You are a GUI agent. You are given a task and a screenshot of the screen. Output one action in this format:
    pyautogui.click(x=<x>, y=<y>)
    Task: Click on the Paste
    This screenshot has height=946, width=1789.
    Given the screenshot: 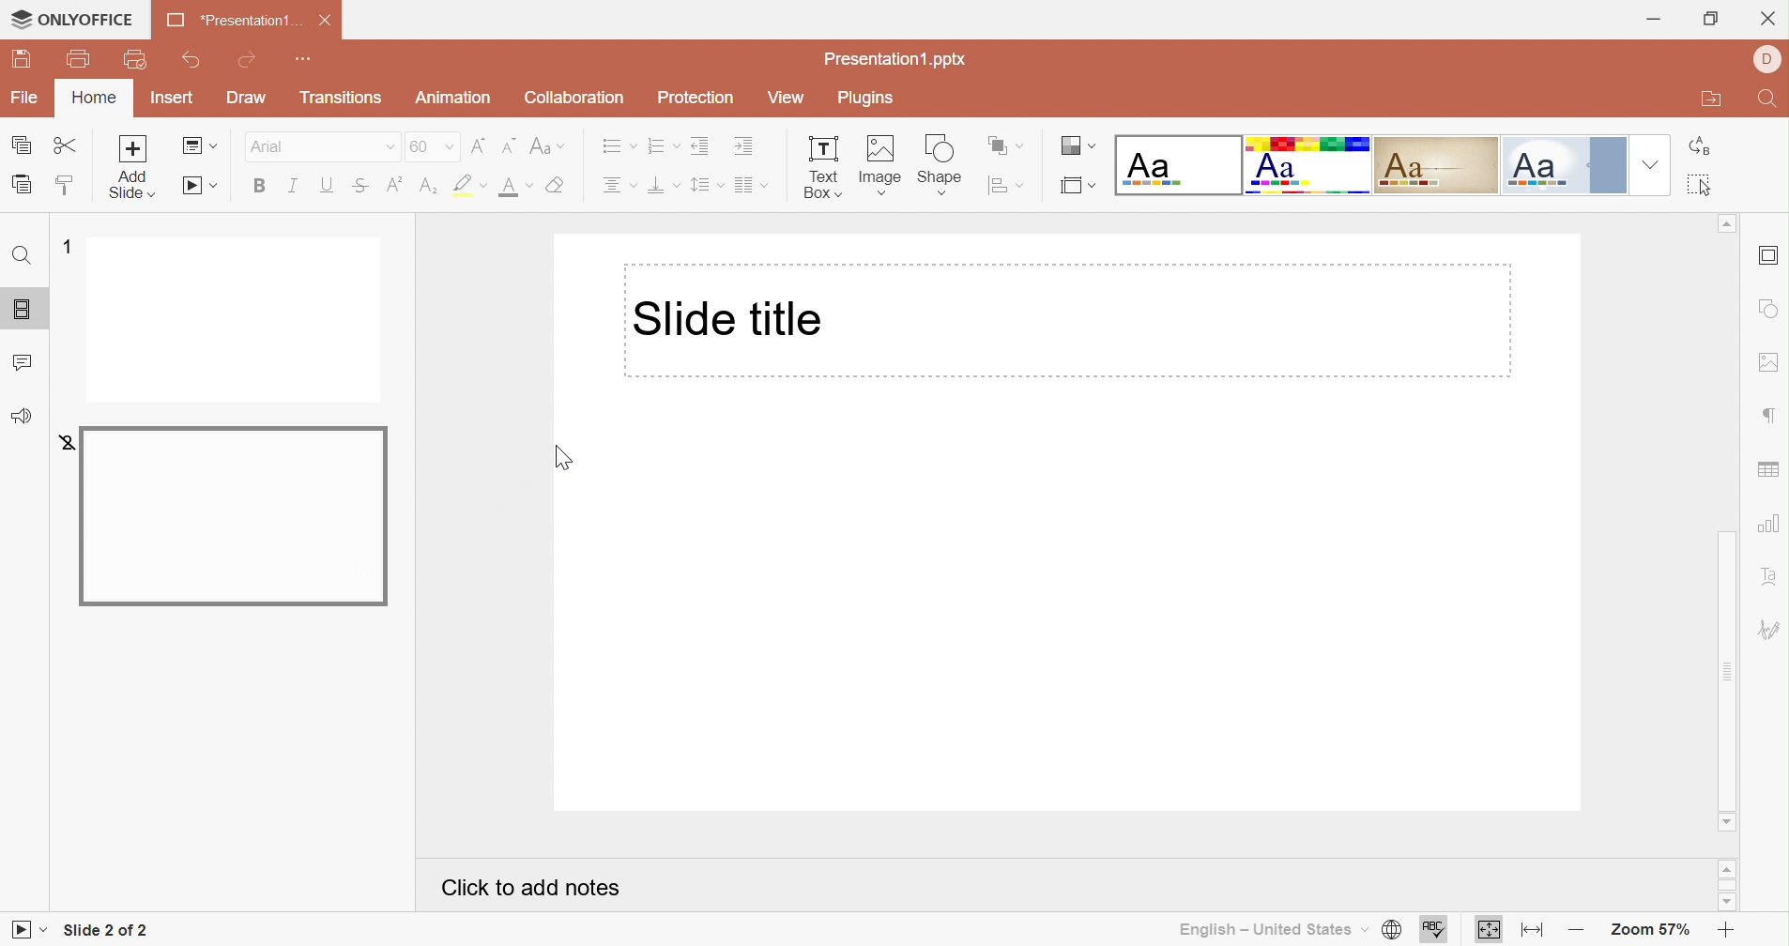 What is the action you would take?
    pyautogui.click(x=22, y=186)
    